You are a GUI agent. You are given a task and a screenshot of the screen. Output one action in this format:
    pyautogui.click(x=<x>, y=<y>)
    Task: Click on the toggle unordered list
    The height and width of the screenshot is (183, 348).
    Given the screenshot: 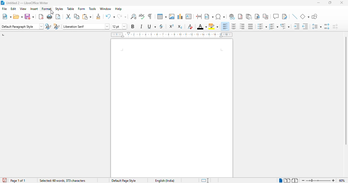 What is the action you would take?
    pyautogui.click(x=262, y=26)
    